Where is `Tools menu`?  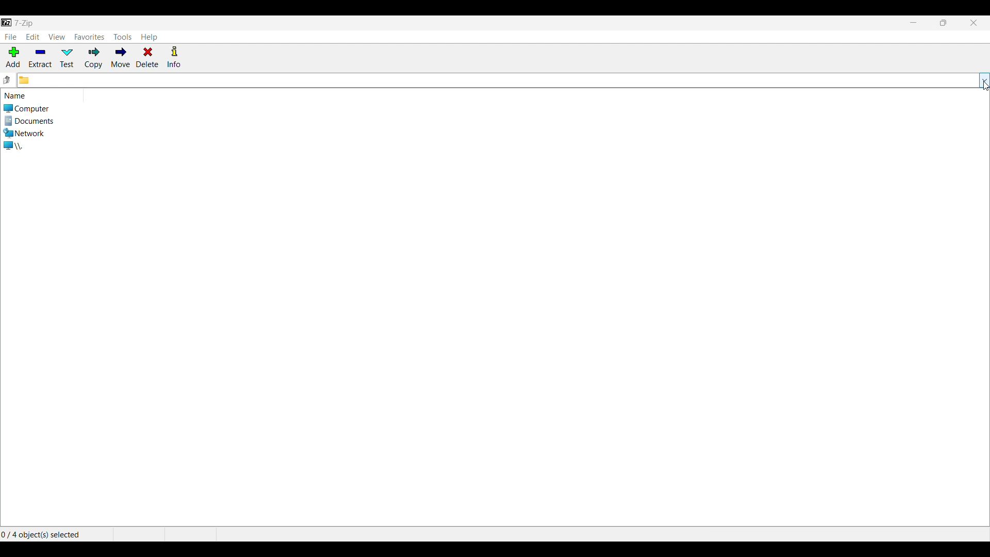
Tools menu is located at coordinates (123, 37).